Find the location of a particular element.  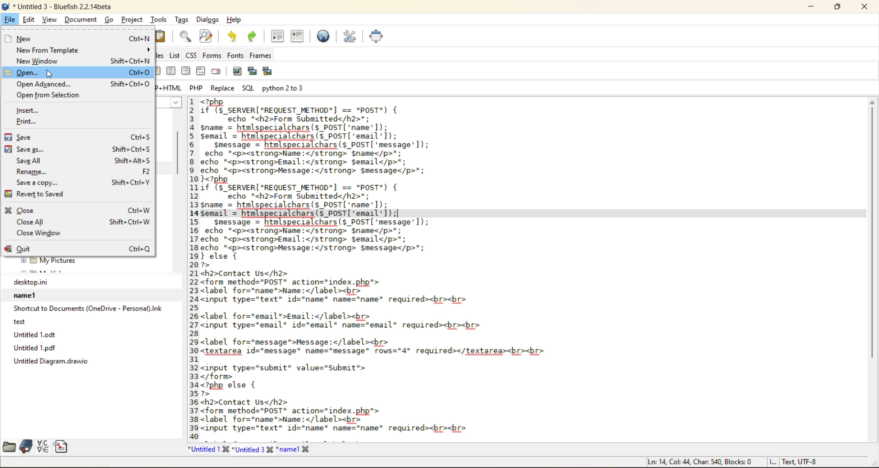

find bar is located at coordinates (186, 37).